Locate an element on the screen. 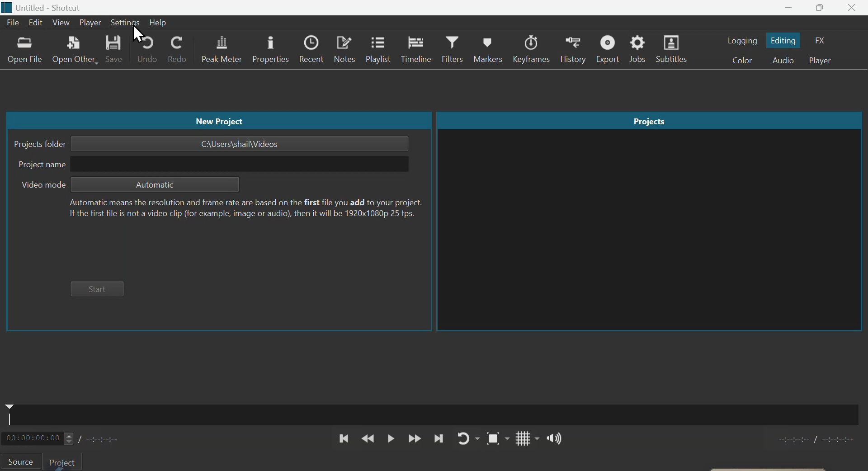 This screenshot has width=868, height=471. Replay is located at coordinates (466, 438).